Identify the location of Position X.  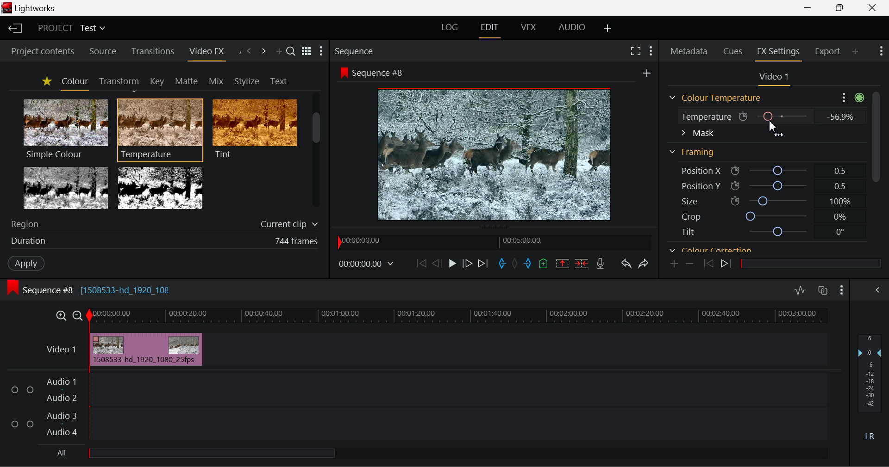
(695, 171).